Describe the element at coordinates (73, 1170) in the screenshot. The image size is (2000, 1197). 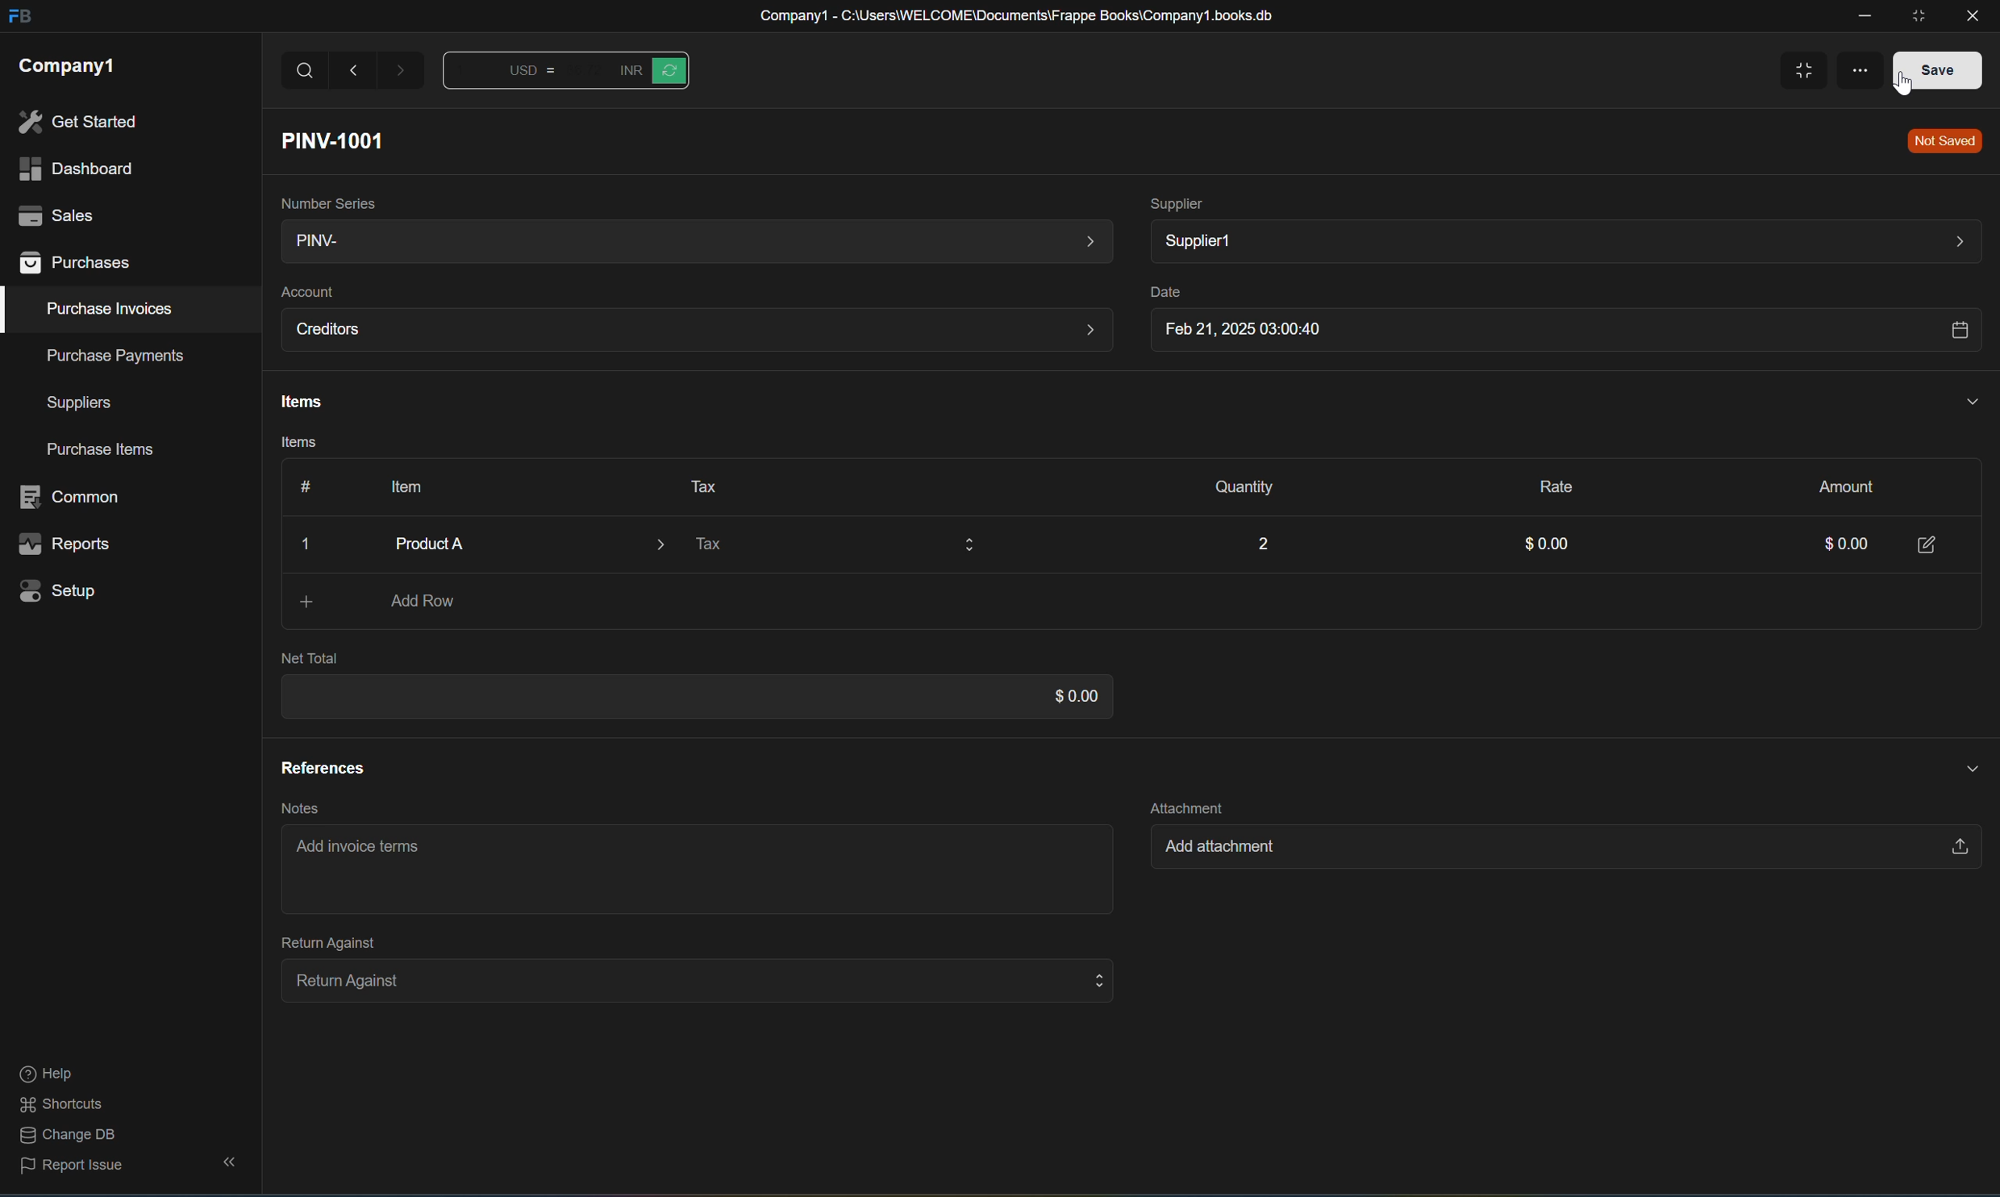
I see `report issue` at that location.